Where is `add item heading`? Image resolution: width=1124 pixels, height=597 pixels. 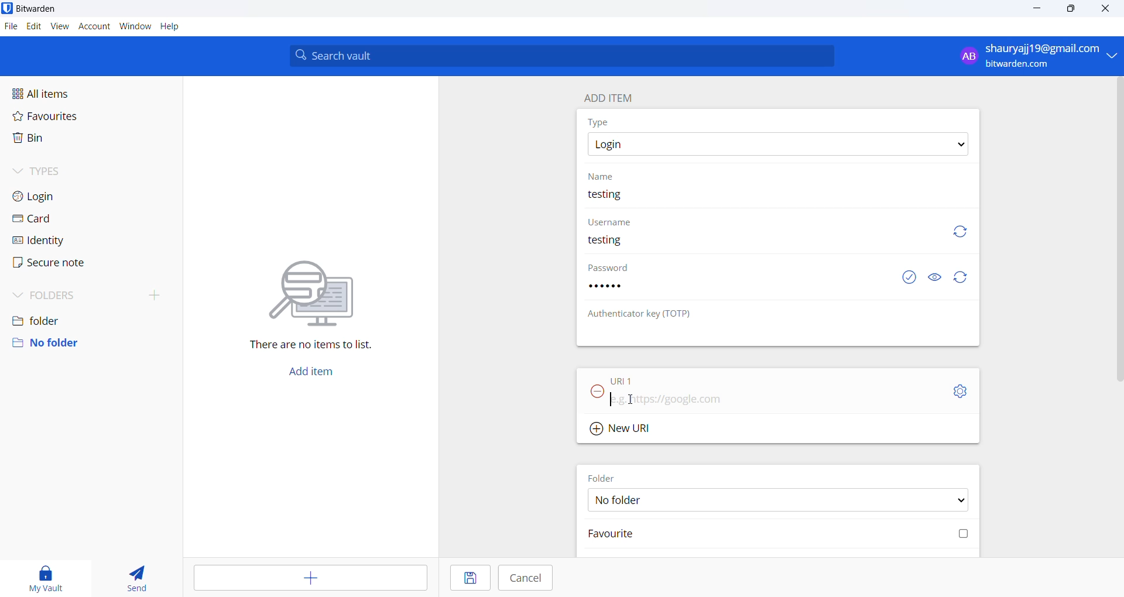
add item heading is located at coordinates (609, 95).